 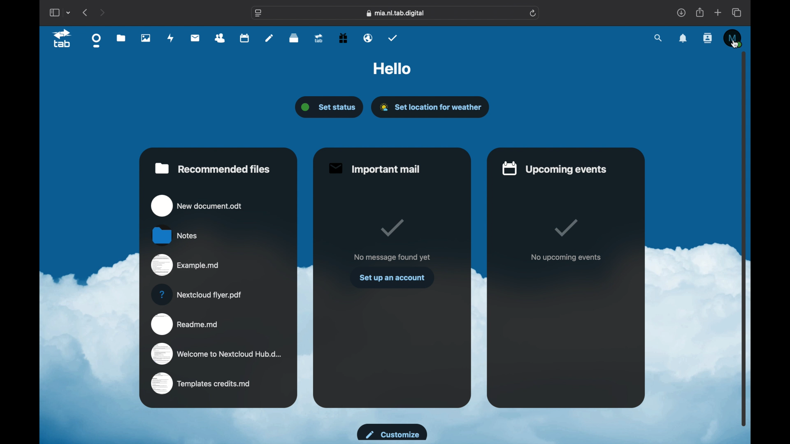 What do you see at coordinates (62, 38) in the screenshot?
I see `tab` at bounding box center [62, 38].